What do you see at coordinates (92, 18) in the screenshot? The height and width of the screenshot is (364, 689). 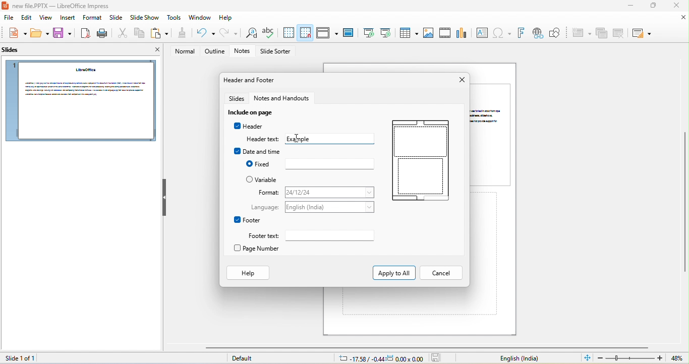 I see `format` at bounding box center [92, 18].